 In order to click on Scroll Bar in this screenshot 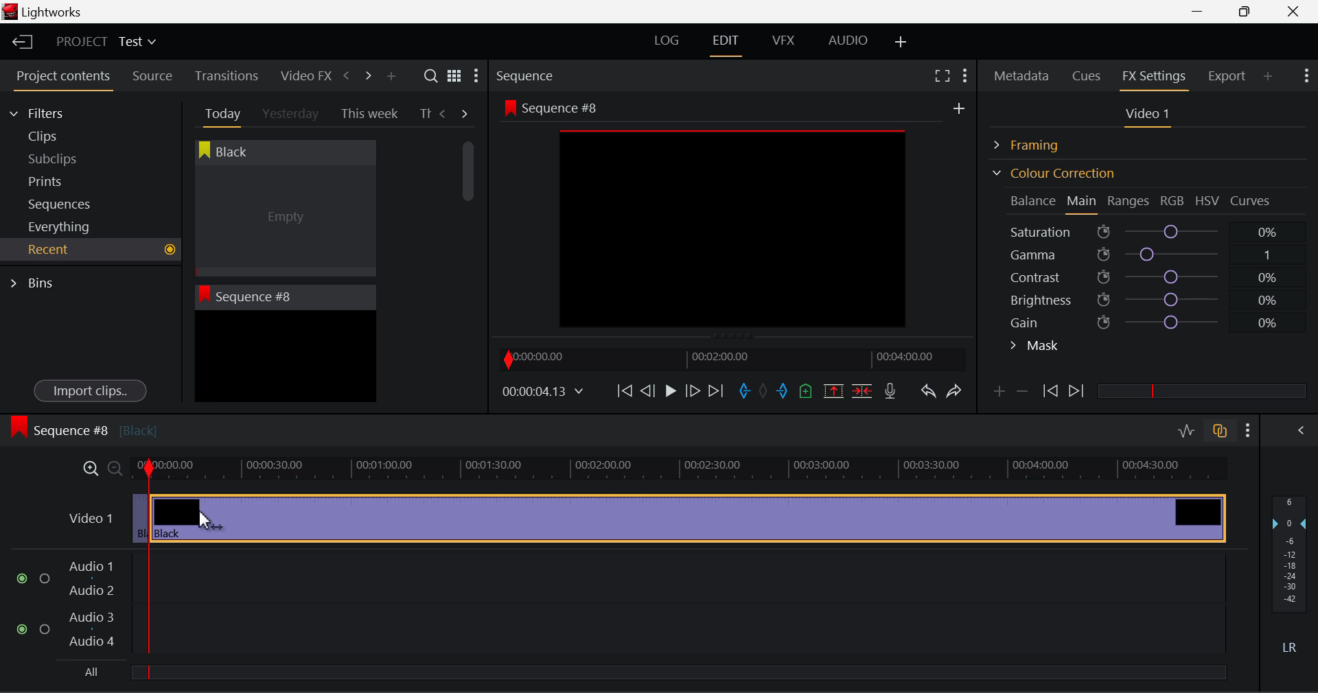, I will do `click(469, 261)`.